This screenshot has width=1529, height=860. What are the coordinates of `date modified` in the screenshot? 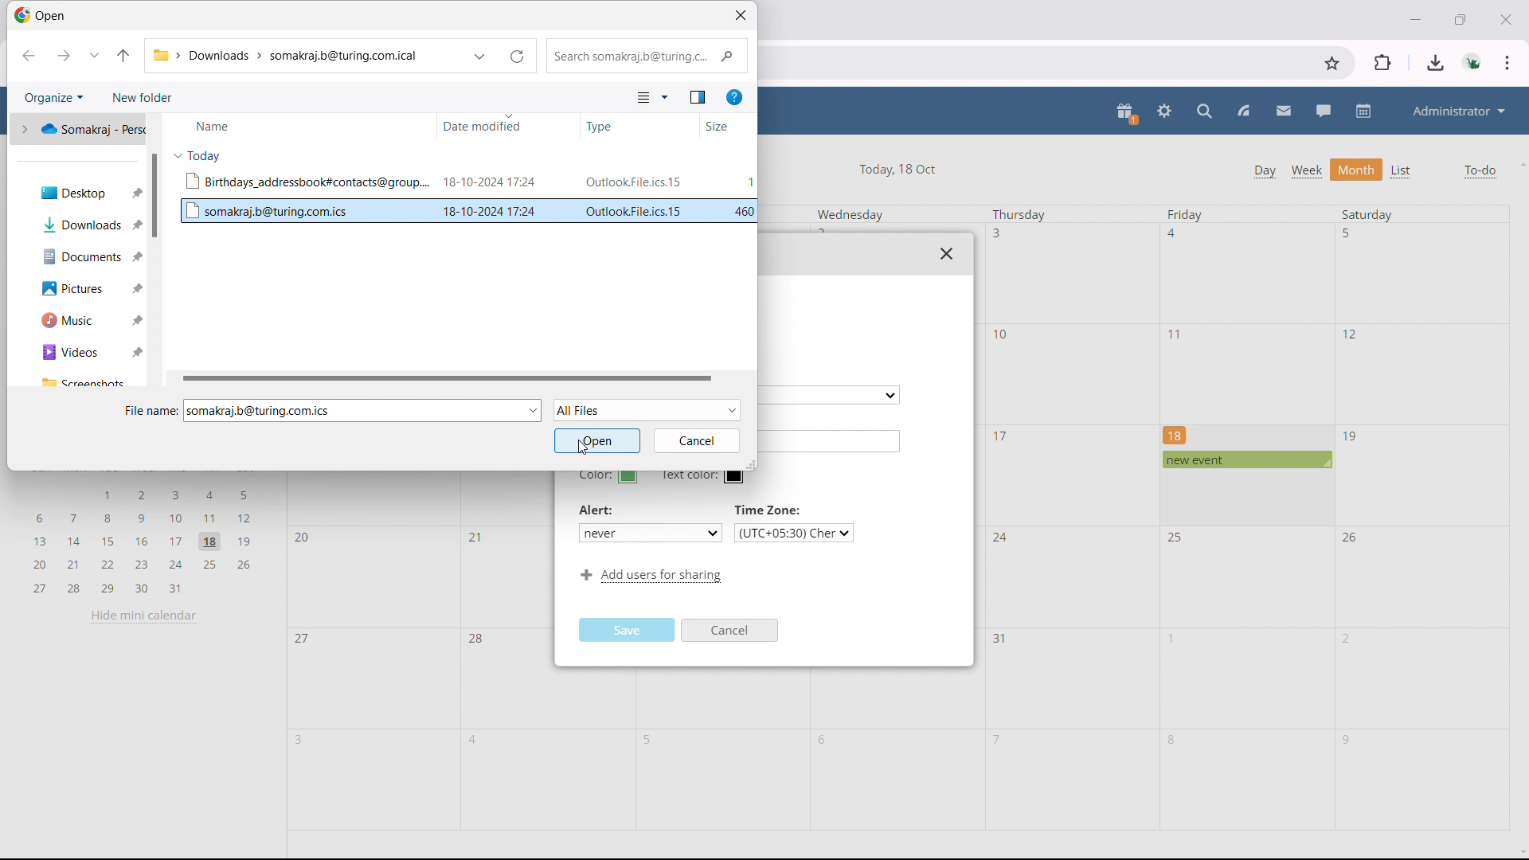 It's located at (507, 126).